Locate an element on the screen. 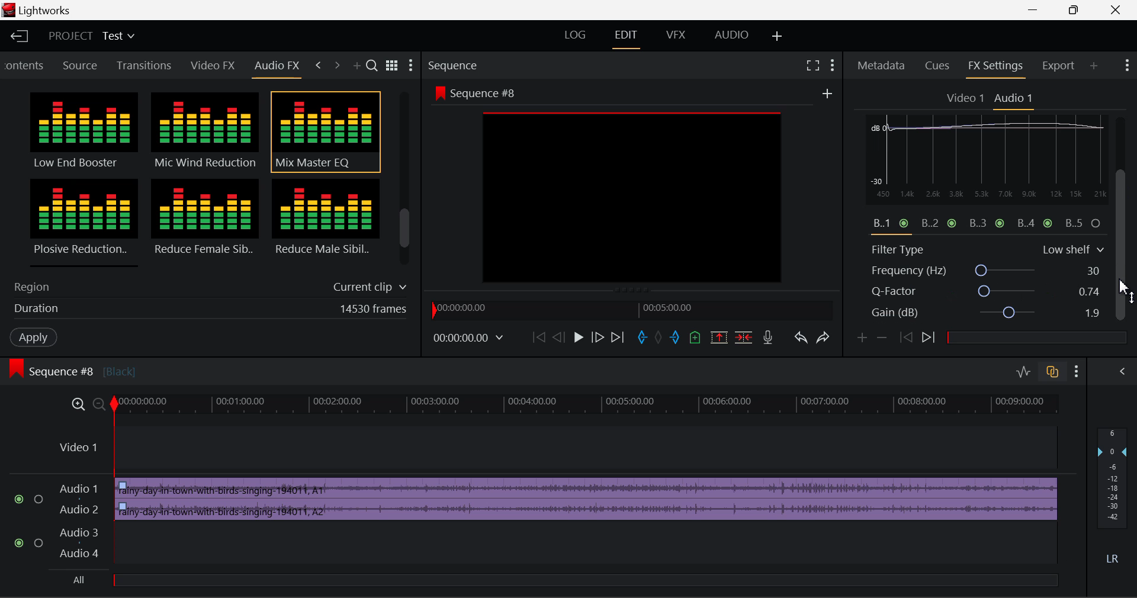 The image size is (1137, 598). Sequence #8  is located at coordinates (474, 91).